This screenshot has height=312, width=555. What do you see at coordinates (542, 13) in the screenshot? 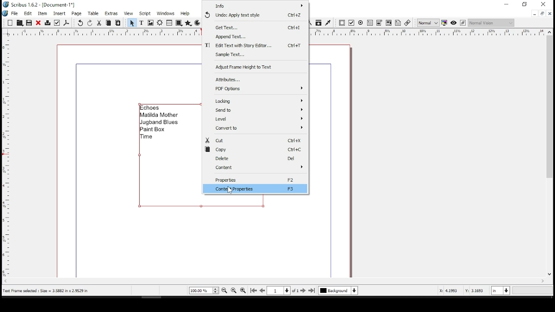
I see `restore` at bounding box center [542, 13].